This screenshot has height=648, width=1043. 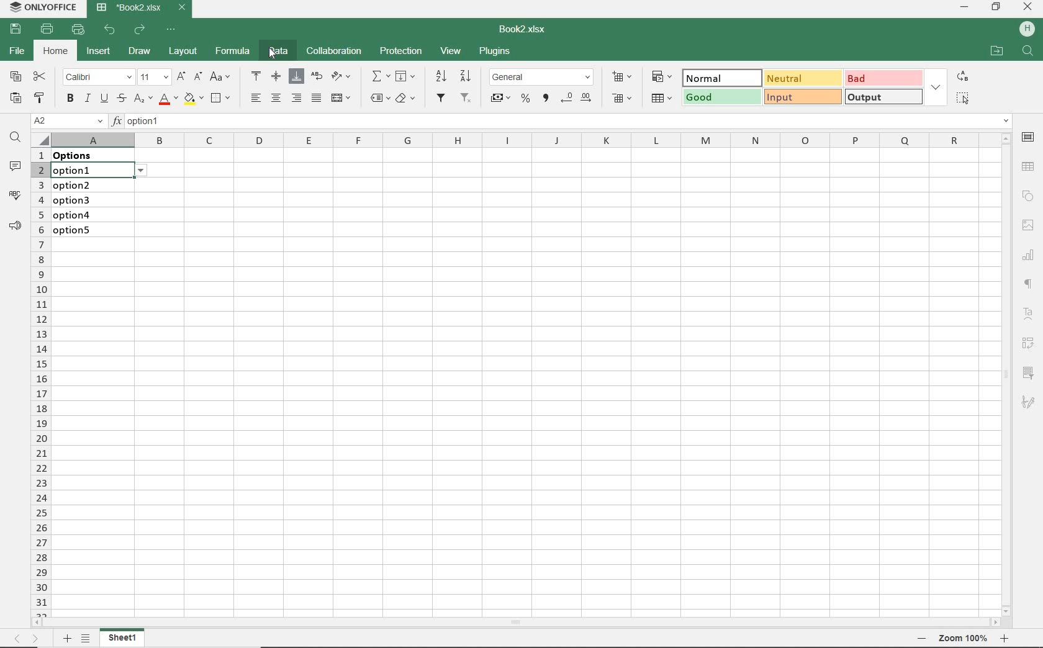 I want to click on UNDO, so click(x=111, y=30).